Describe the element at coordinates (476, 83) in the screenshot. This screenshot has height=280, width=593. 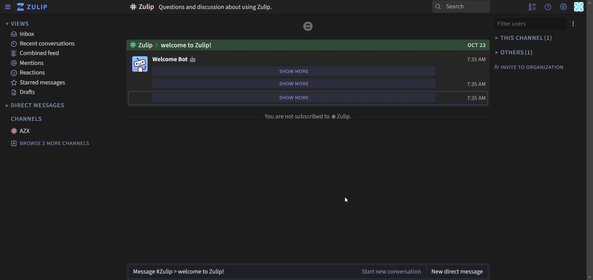
I see `7:35am` at that location.